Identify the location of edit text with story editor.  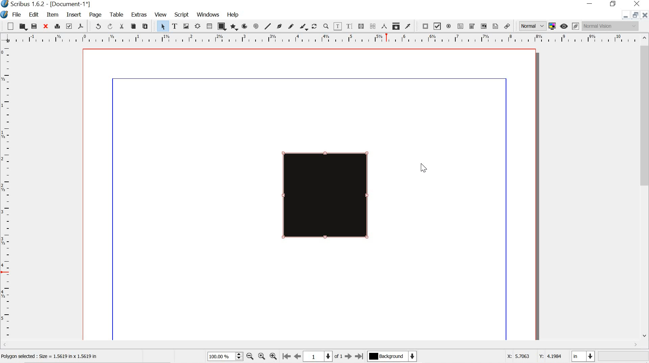
(351, 26).